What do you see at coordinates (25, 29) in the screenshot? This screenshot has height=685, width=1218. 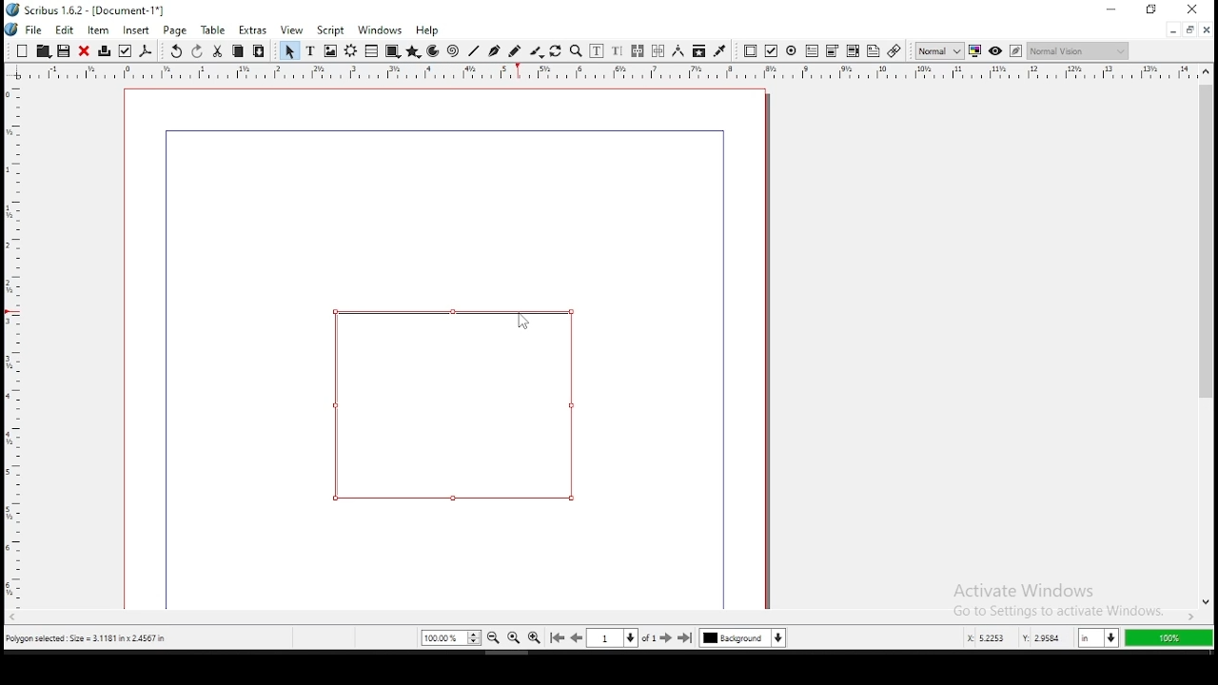 I see `file` at bounding box center [25, 29].